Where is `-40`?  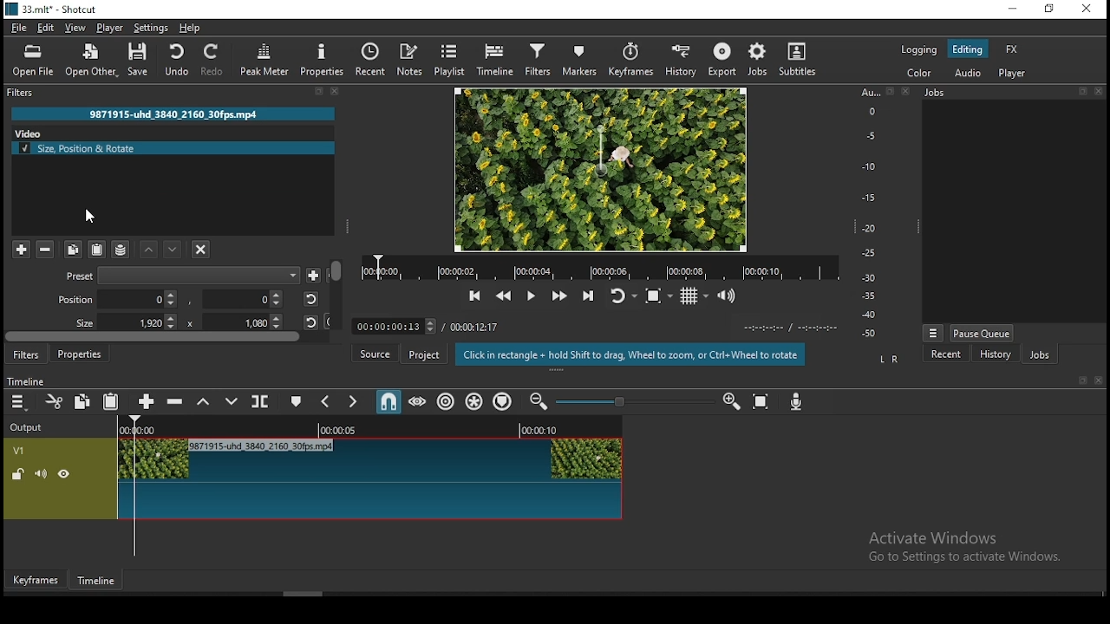
-40 is located at coordinates (871, 314).